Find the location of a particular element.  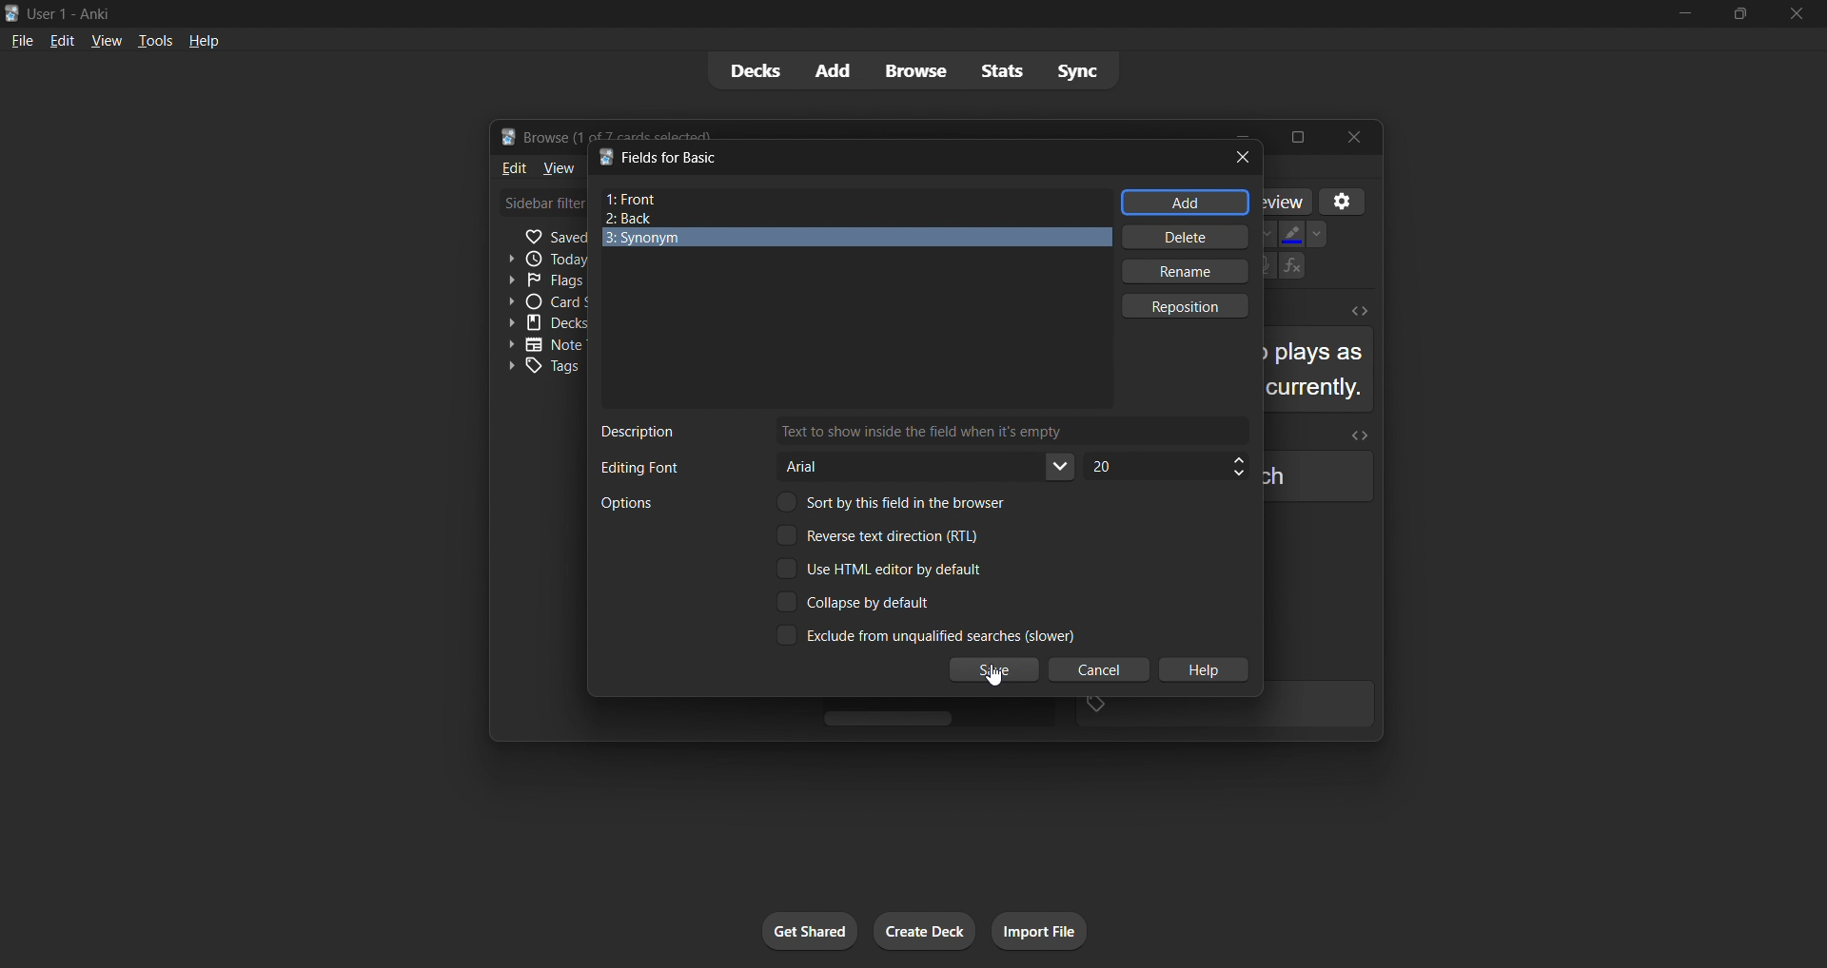

create deck is located at coordinates (928, 931).